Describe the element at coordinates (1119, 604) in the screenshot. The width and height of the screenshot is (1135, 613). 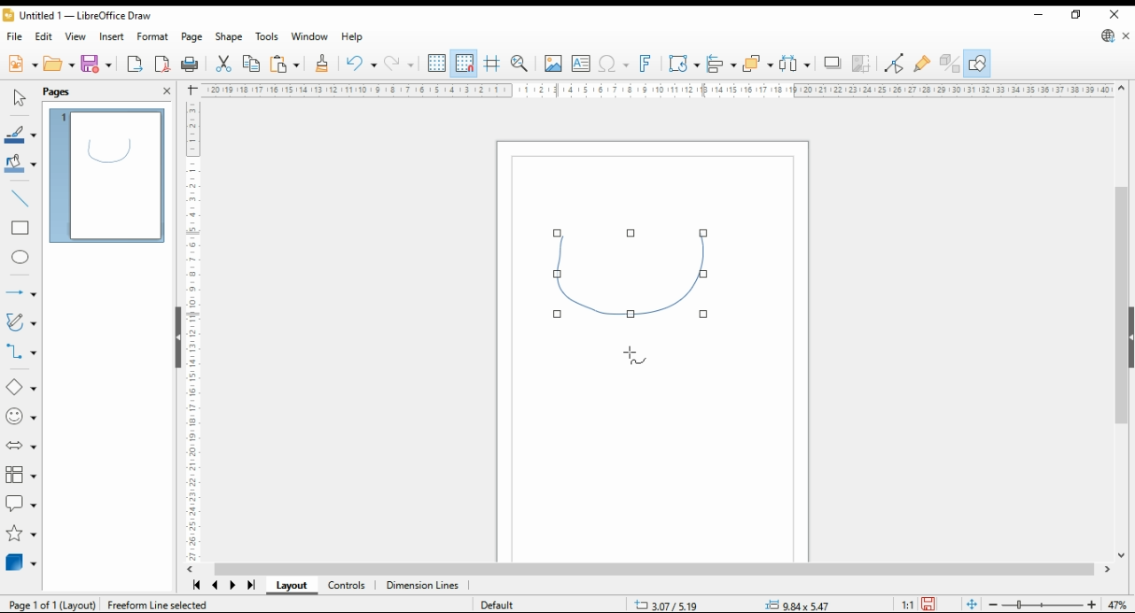
I see `zoom factor` at that location.